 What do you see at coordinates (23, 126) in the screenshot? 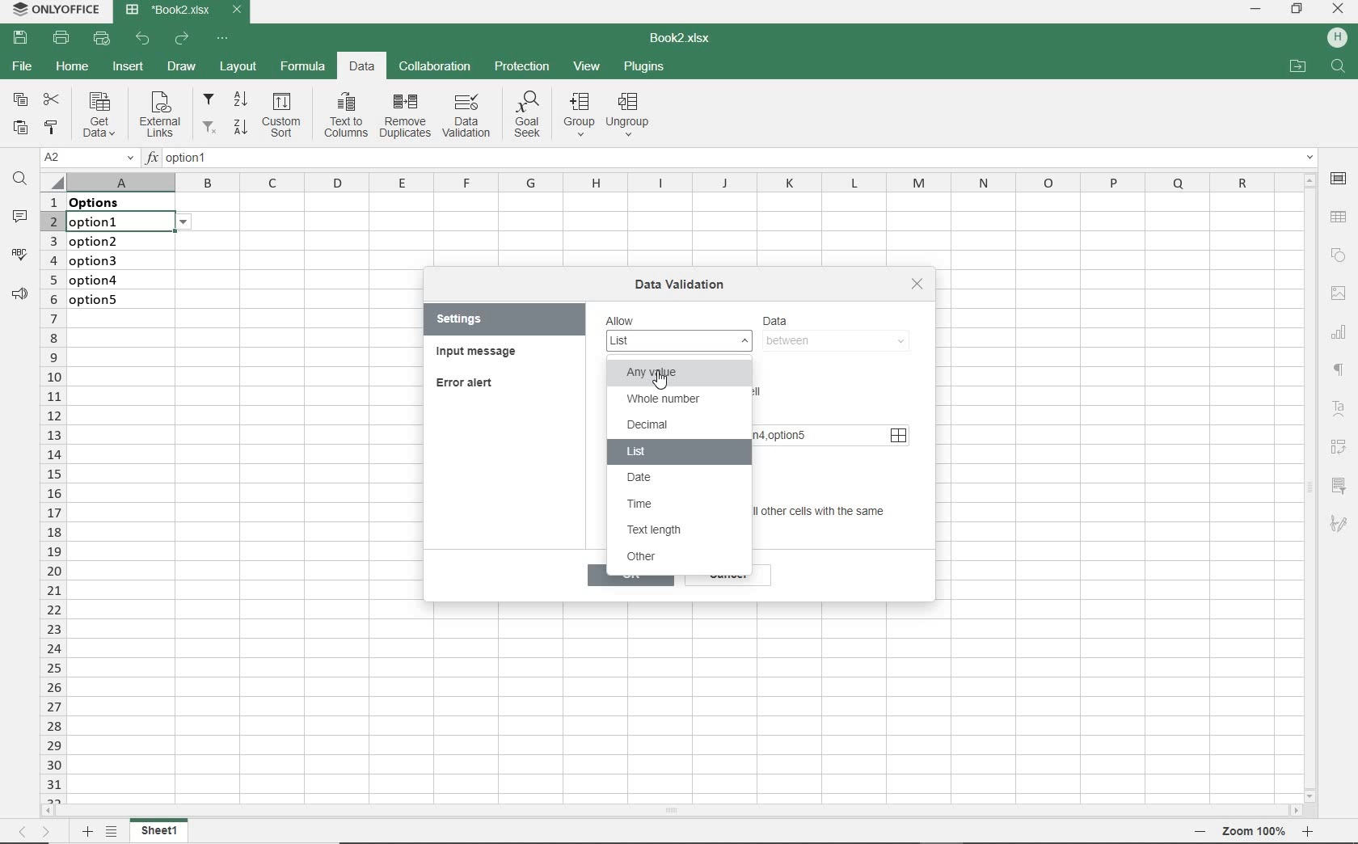
I see `PASTE` at bounding box center [23, 126].